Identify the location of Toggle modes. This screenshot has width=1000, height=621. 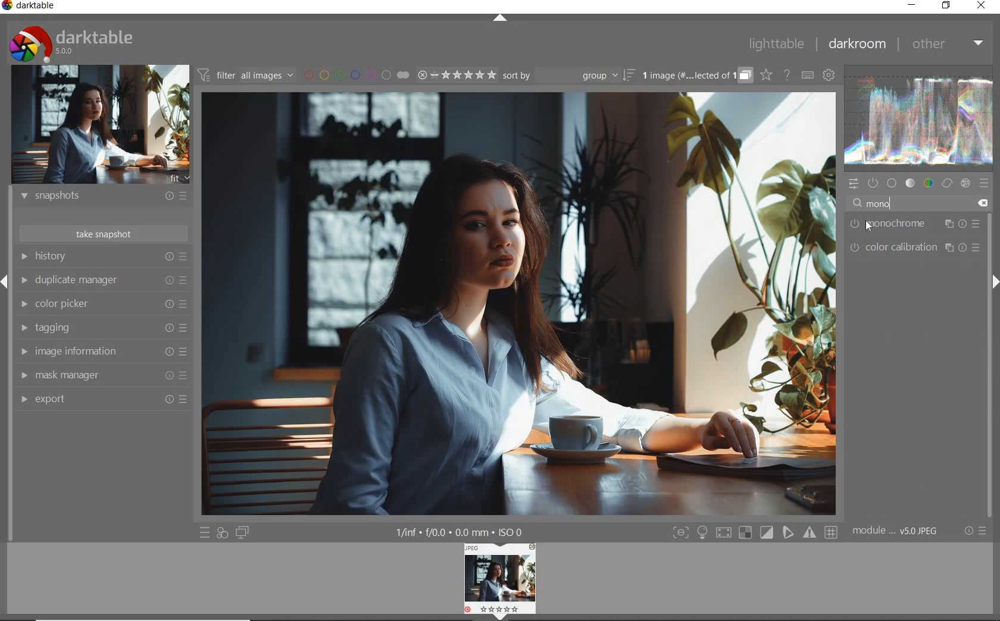
(755, 532).